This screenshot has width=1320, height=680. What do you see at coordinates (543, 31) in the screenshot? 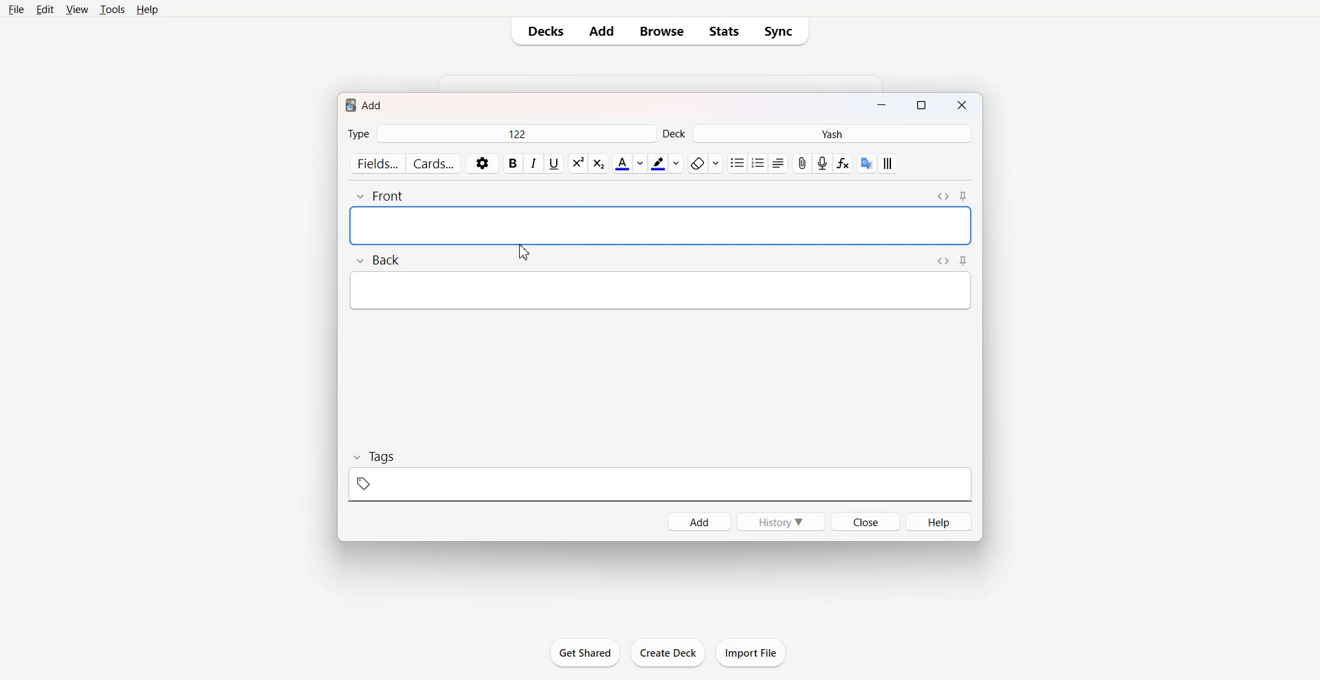
I see `Decks` at bounding box center [543, 31].